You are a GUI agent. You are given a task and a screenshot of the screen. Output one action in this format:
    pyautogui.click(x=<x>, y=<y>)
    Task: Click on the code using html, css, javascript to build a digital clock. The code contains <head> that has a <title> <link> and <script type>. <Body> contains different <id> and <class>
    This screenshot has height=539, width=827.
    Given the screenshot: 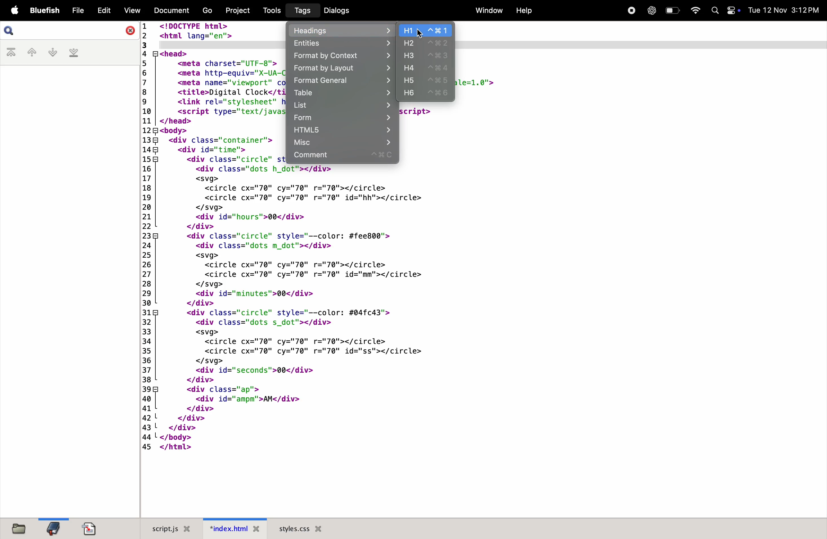 What is the action you would take?
    pyautogui.click(x=641, y=62)
    